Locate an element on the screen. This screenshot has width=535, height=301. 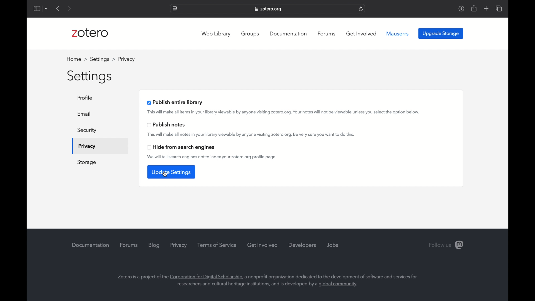
upgrade storage is located at coordinates (441, 33).